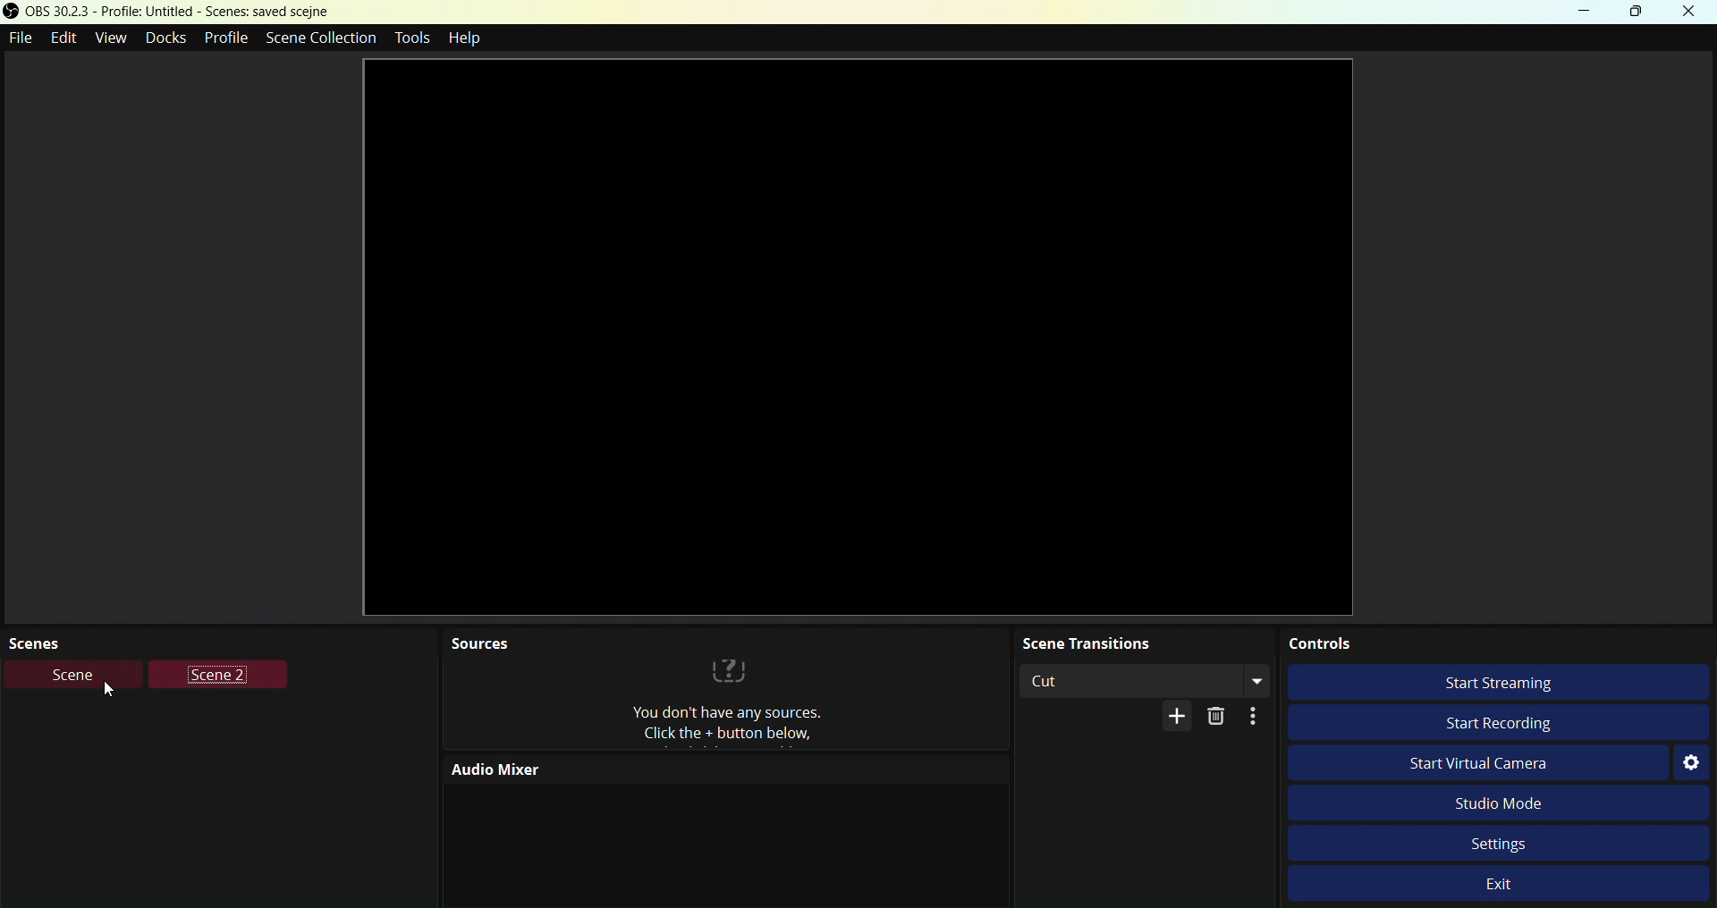 The width and height of the screenshot is (1717, 908). What do you see at coordinates (168, 12) in the screenshot?
I see `OBS Studio` at bounding box center [168, 12].